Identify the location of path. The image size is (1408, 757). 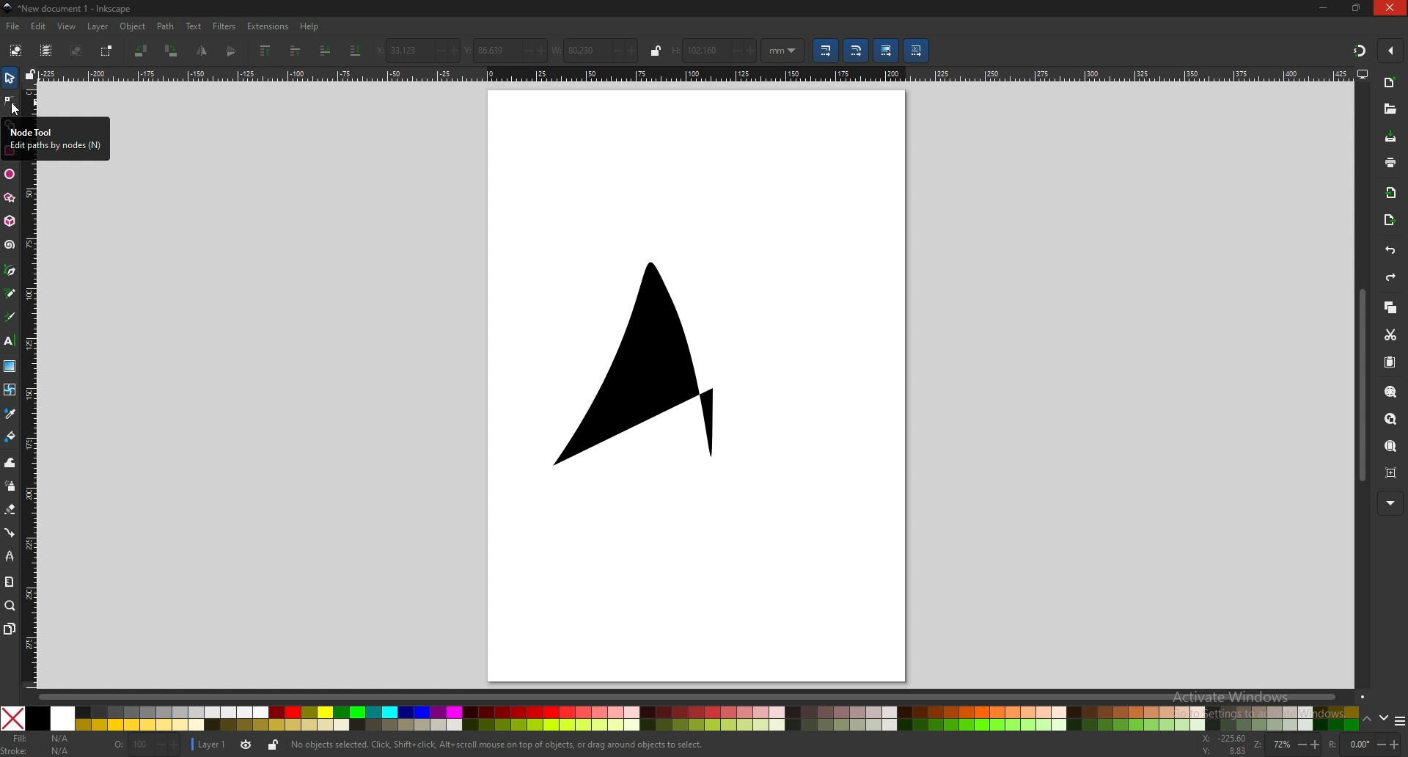
(166, 27).